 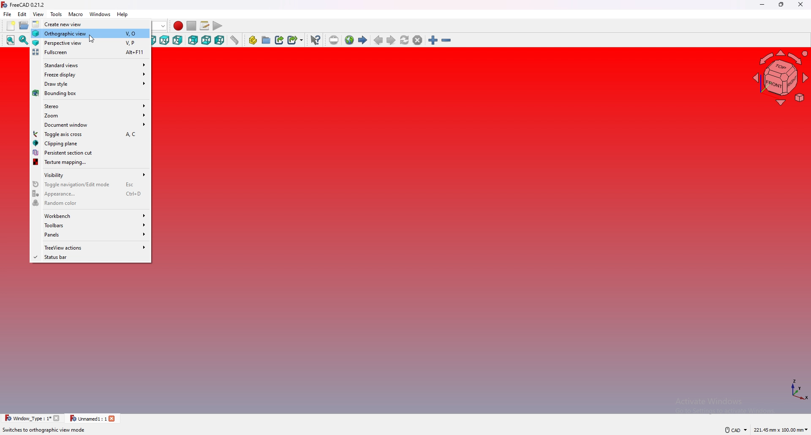 I want to click on texture mapping, so click(x=90, y=163).